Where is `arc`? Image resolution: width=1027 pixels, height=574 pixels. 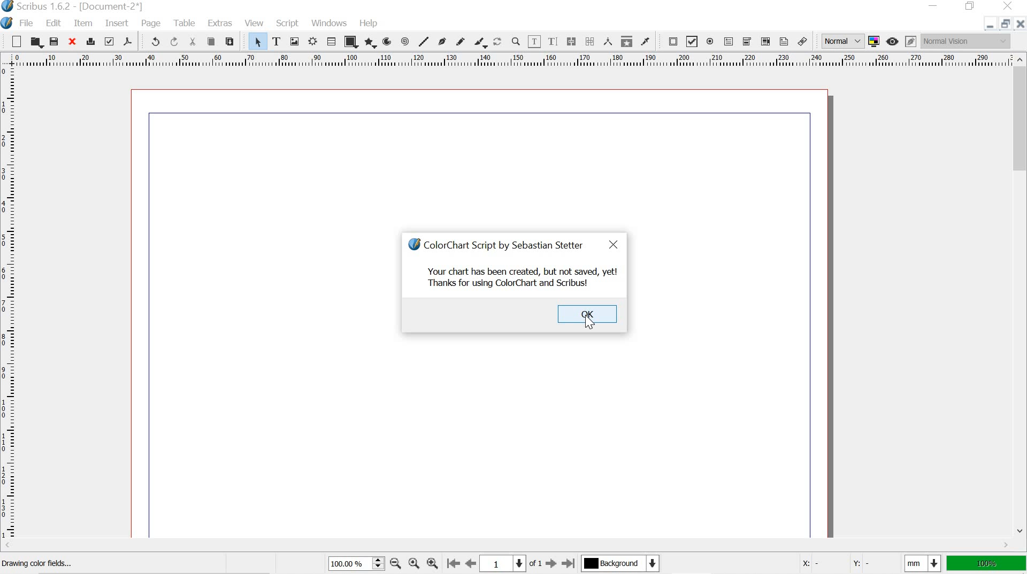
arc is located at coordinates (388, 41).